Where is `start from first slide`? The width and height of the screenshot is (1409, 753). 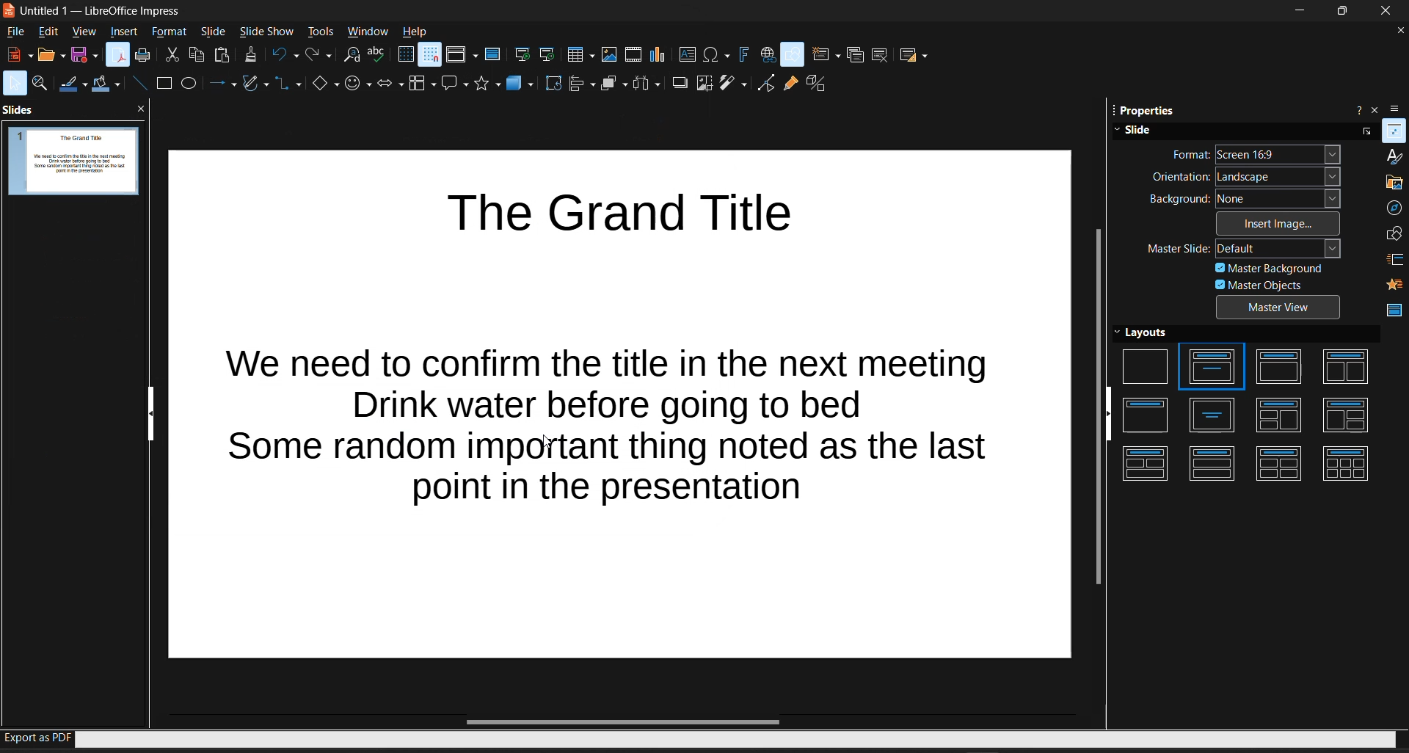
start from first slide is located at coordinates (523, 54).